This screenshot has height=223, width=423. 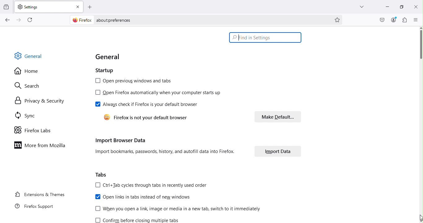 I want to click on Search bar, so click(x=266, y=37).